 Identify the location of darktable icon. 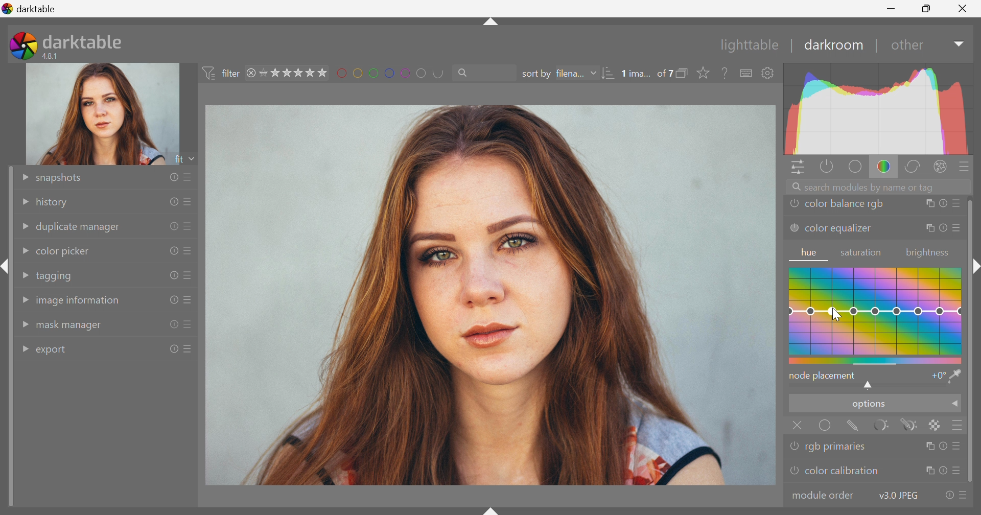
(21, 45).